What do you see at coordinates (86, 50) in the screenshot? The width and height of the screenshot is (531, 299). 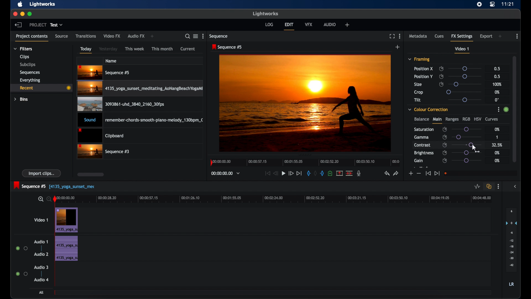 I see `today` at bounding box center [86, 50].